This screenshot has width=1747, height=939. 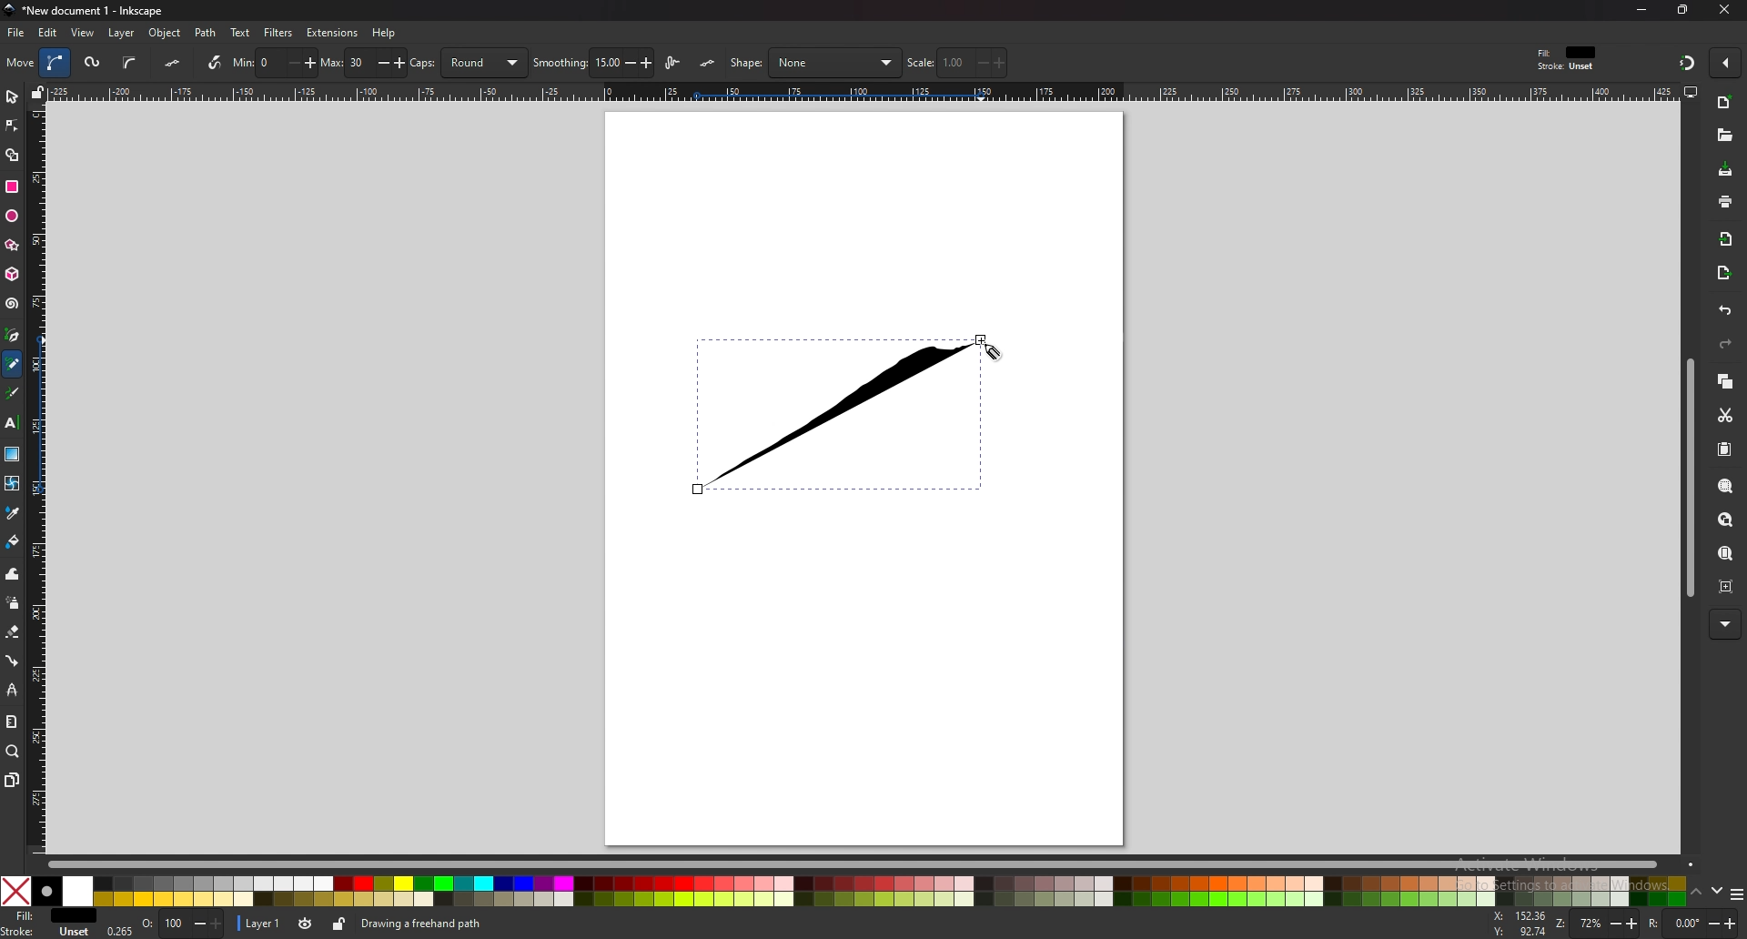 What do you see at coordinates (49, 33) in the screenshot?
I see `edit` at bounding box center [49, 33].